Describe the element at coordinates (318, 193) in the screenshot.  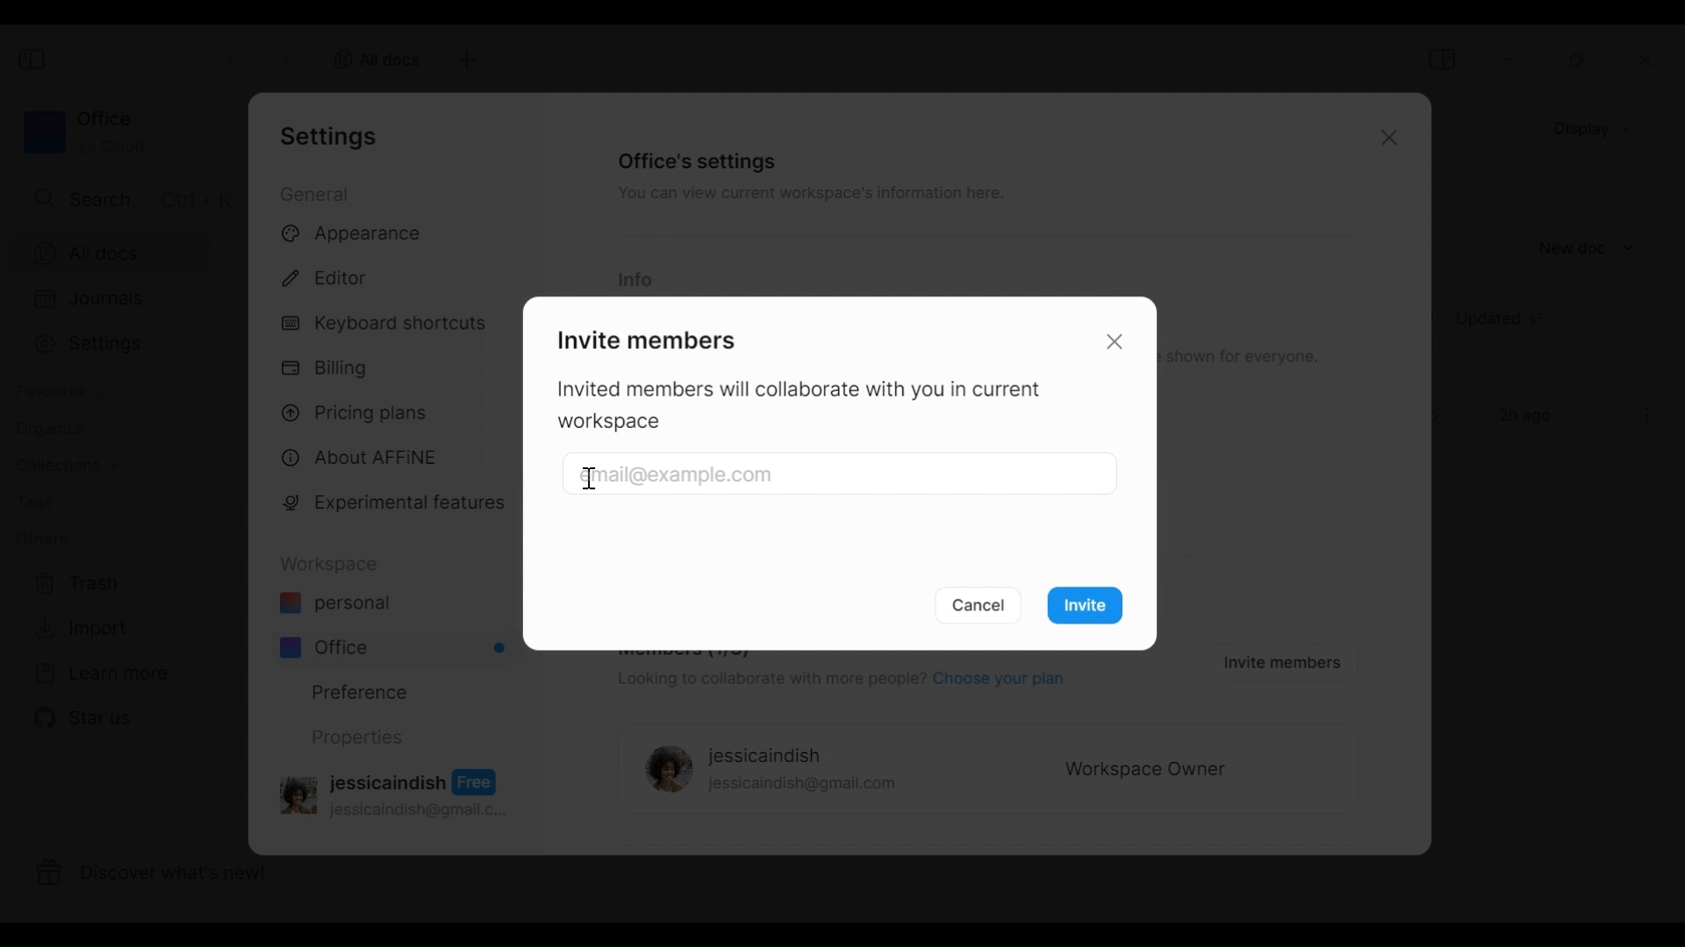
I see `General` at that location.